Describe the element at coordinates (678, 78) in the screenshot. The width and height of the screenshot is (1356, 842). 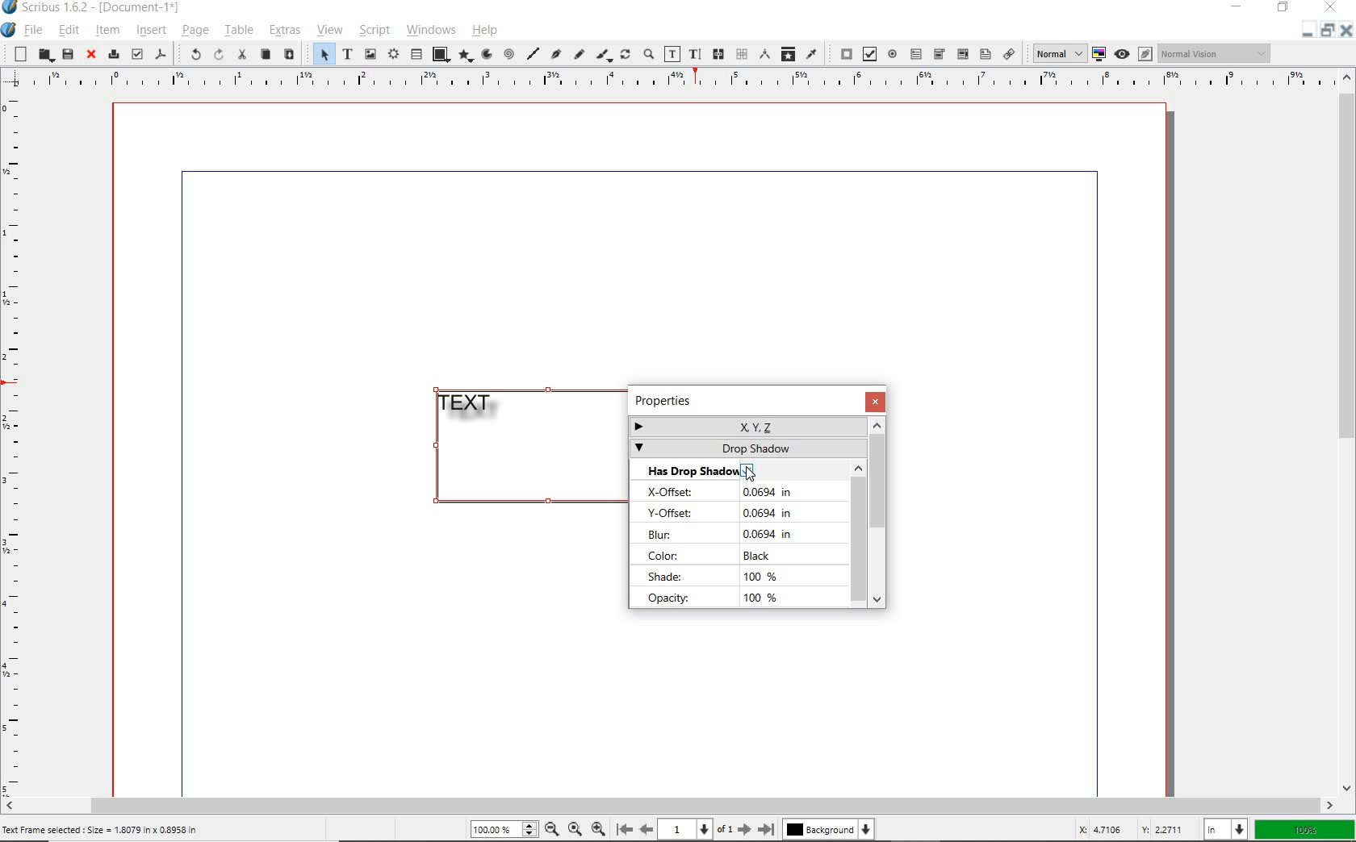
I see `Horizontal Margins` at that location.